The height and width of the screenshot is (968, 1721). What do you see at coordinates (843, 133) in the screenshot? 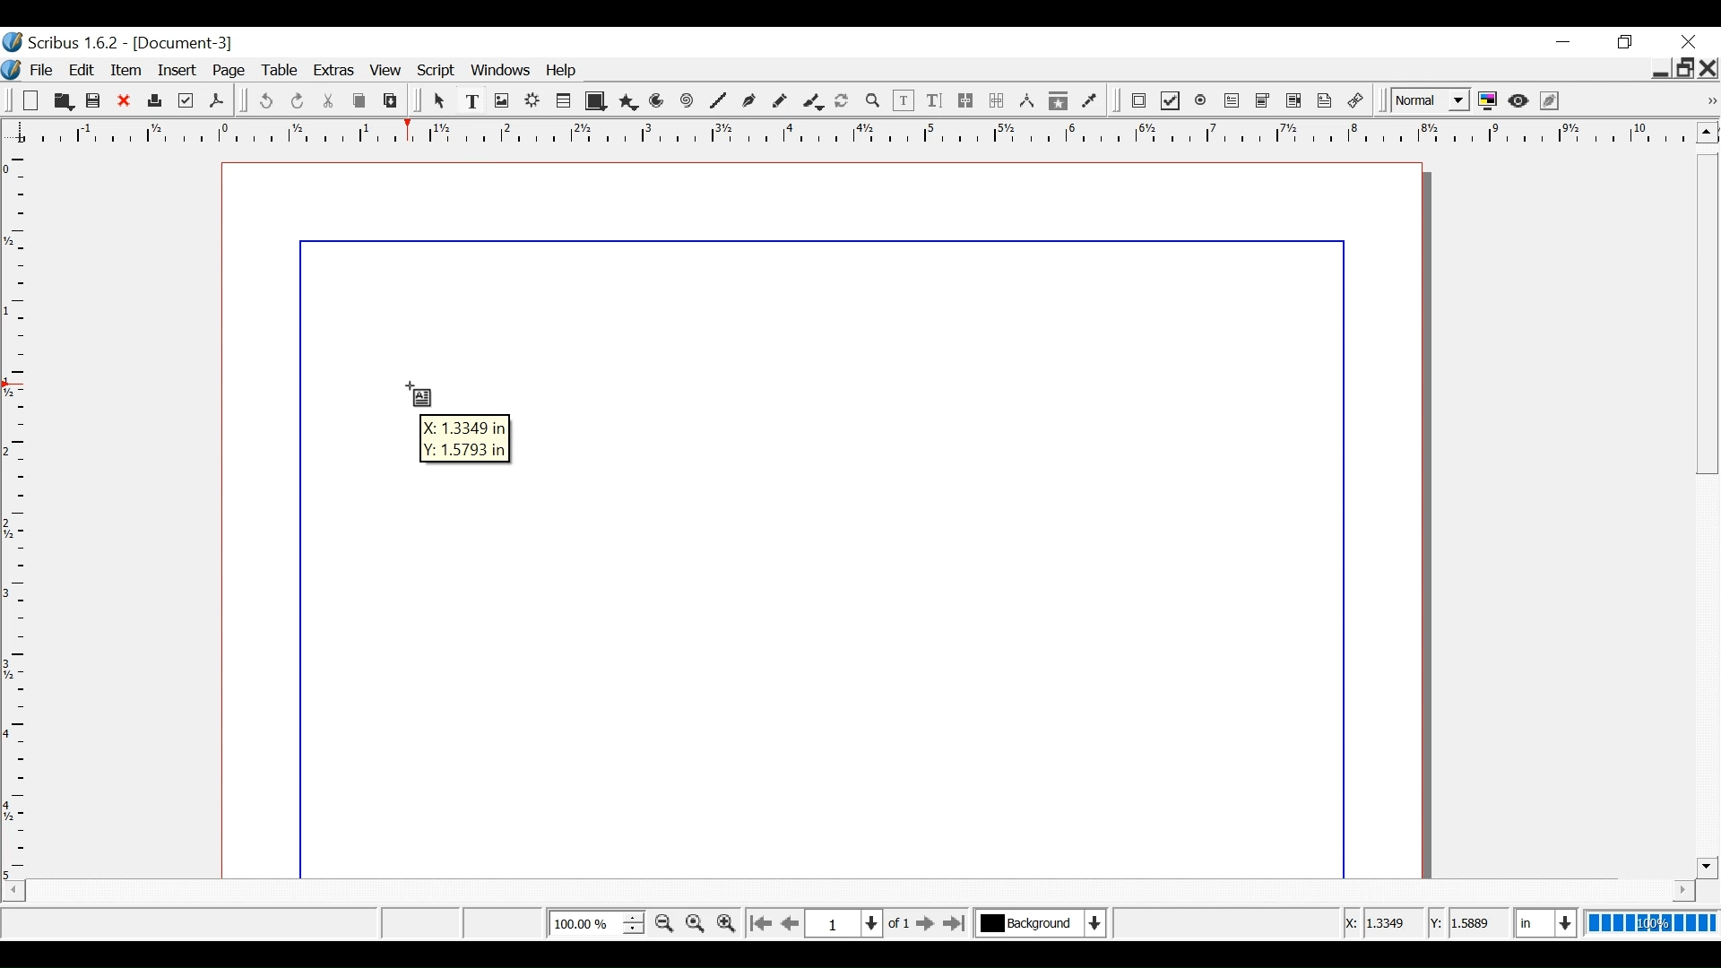
I see `Horizontal ruler` at bounding box center [843, 133].